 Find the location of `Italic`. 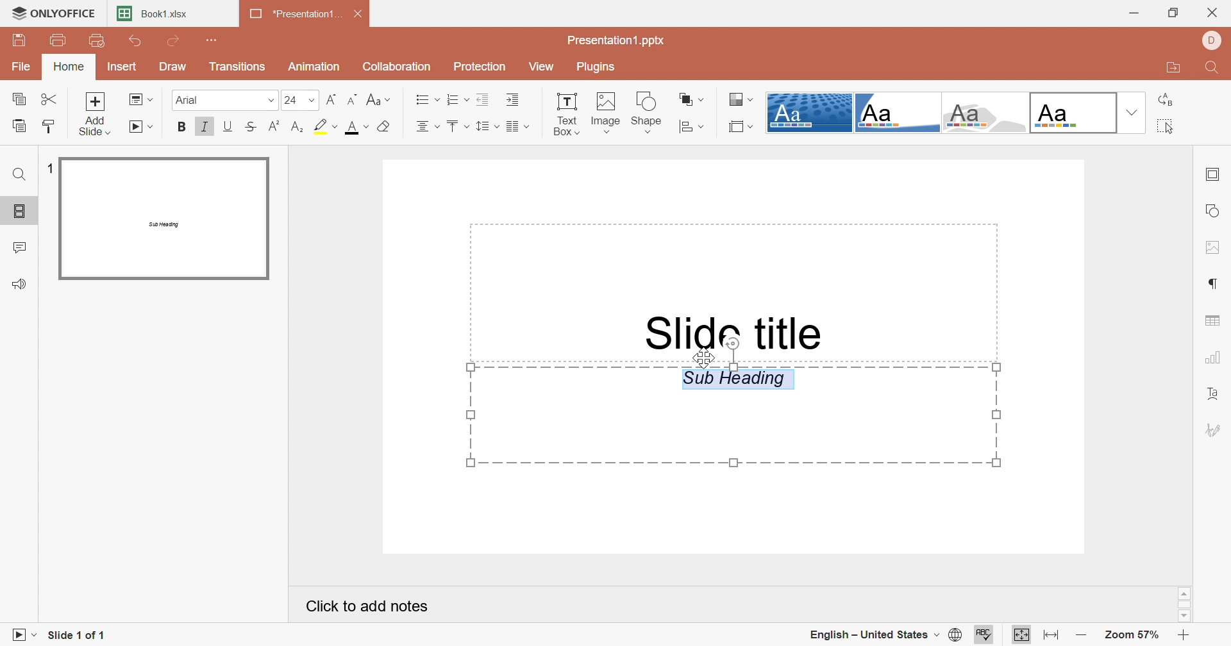

Italic is located at coordinates (206, 126).